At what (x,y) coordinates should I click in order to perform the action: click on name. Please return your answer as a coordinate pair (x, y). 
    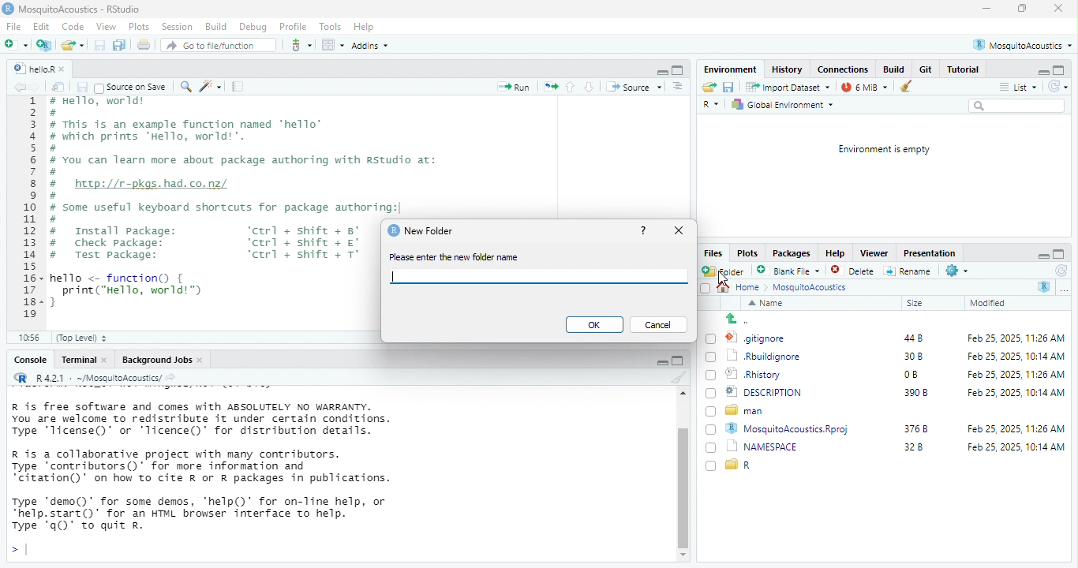
    Looking at the image, I should click on (767, 304).